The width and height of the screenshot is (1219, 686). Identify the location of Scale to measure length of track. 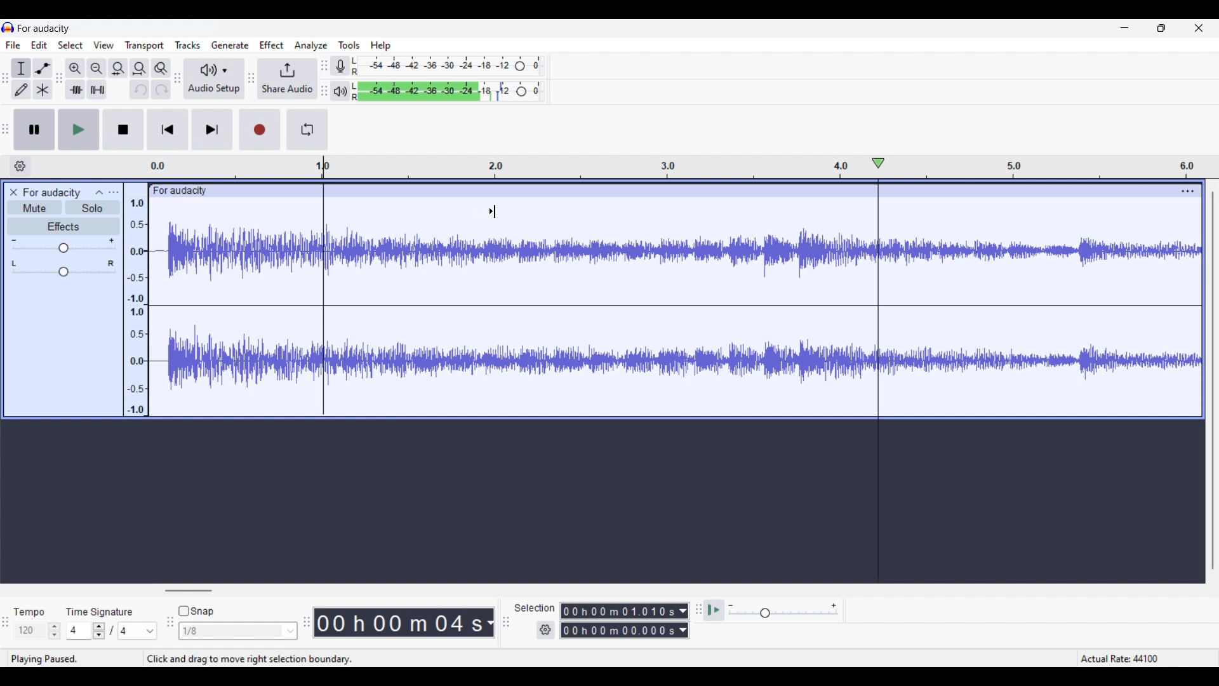
(1053, 166).